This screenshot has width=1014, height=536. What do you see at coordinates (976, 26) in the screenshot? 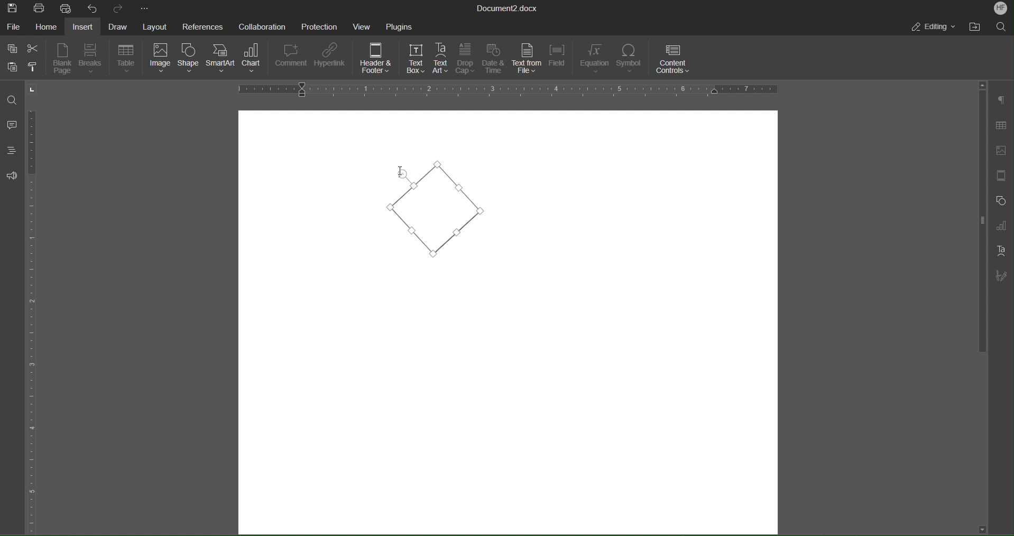
I see `Open File Location` at bounding box center [976, 26].